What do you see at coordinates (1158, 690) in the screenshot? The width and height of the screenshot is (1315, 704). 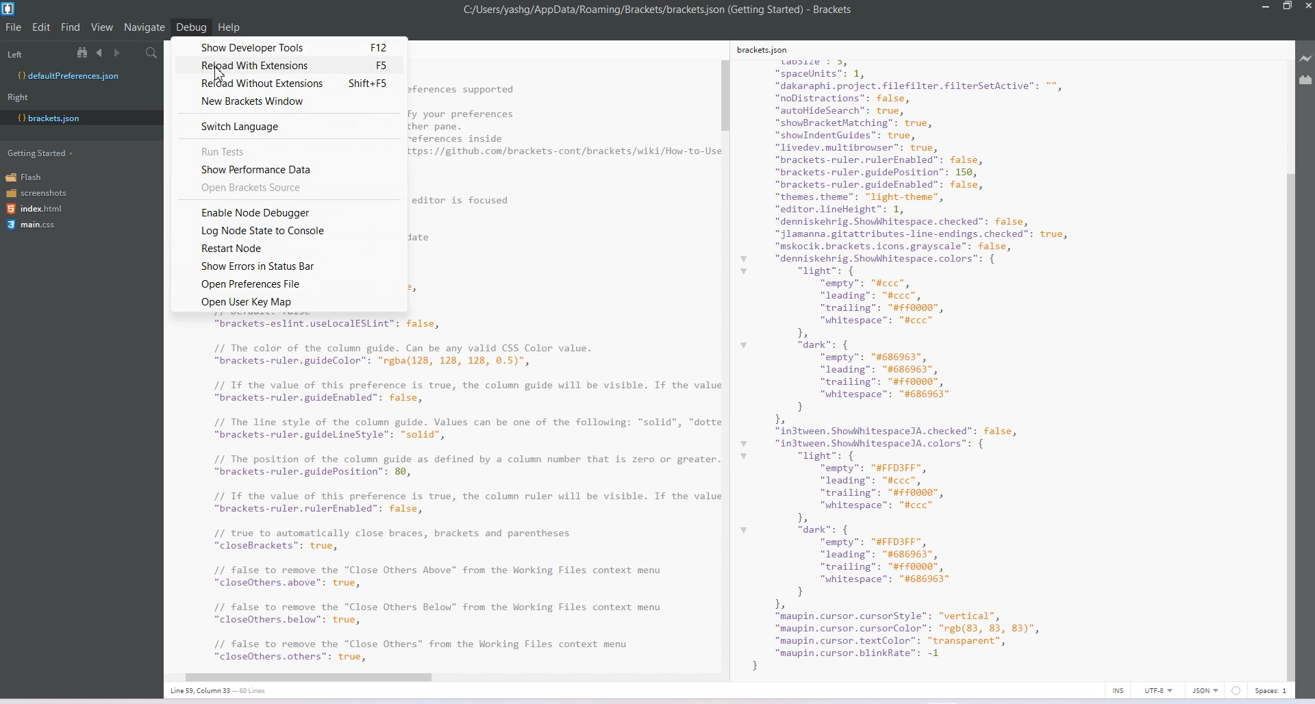 I see `UTF-8` at bounding box center [1158, 690].